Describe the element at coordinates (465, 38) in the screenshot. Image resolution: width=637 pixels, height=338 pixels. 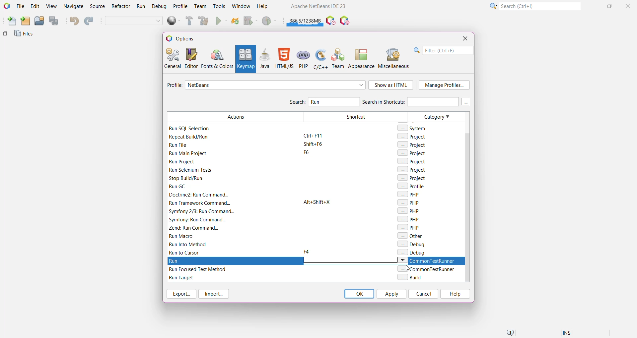
I see `Close` at that location.